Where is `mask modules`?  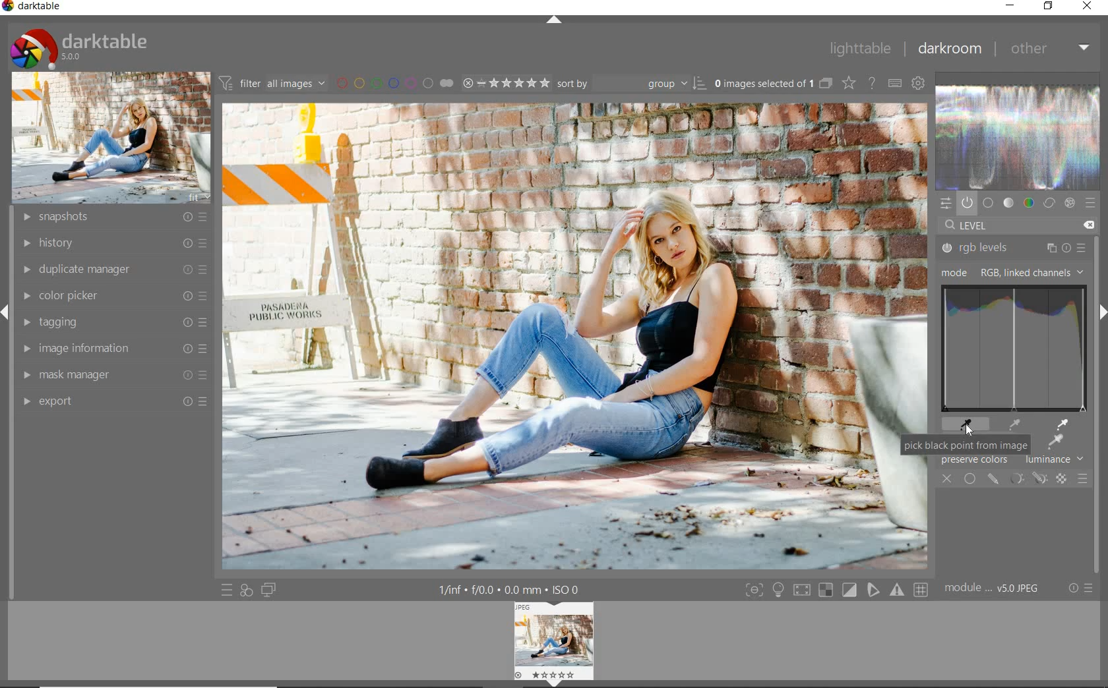
mask modules is located at coordinates (1026, 478).